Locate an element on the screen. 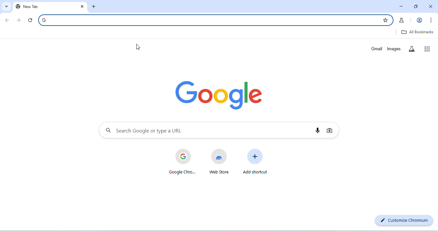 This screenshot has width=438, height=231. all bookmarks is located at coordinates (417, 32).